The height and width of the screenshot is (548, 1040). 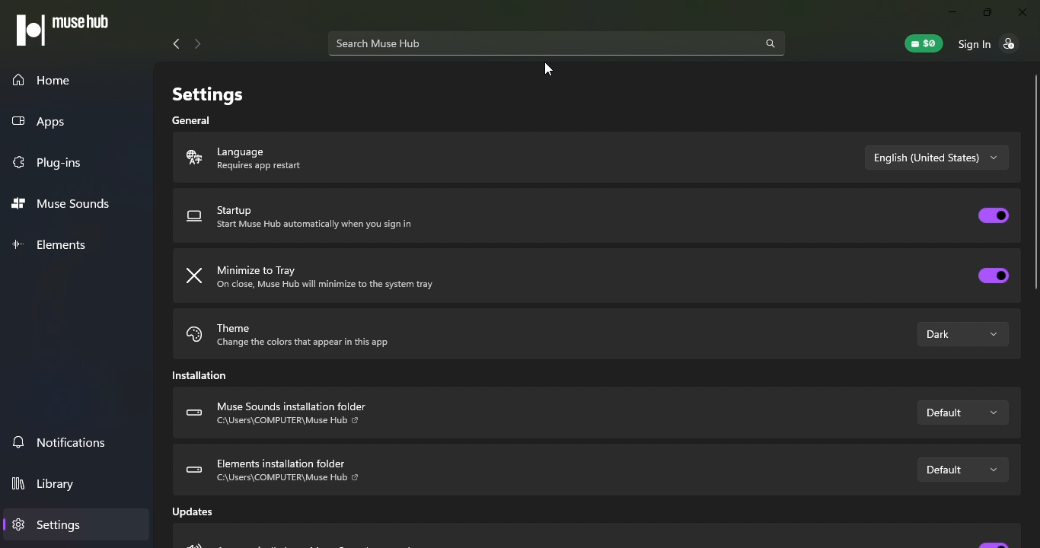 What do you see at coordinates (937, 158) in the screenshot?
I see `Drop down menu` at bounding box center [937, 158].